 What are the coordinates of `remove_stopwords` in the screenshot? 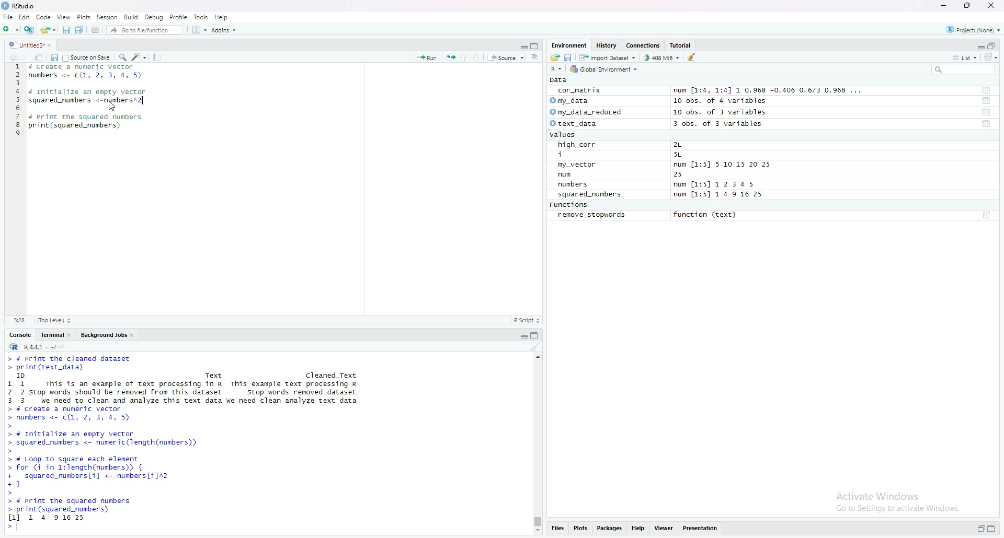 It's located at (592, 215).